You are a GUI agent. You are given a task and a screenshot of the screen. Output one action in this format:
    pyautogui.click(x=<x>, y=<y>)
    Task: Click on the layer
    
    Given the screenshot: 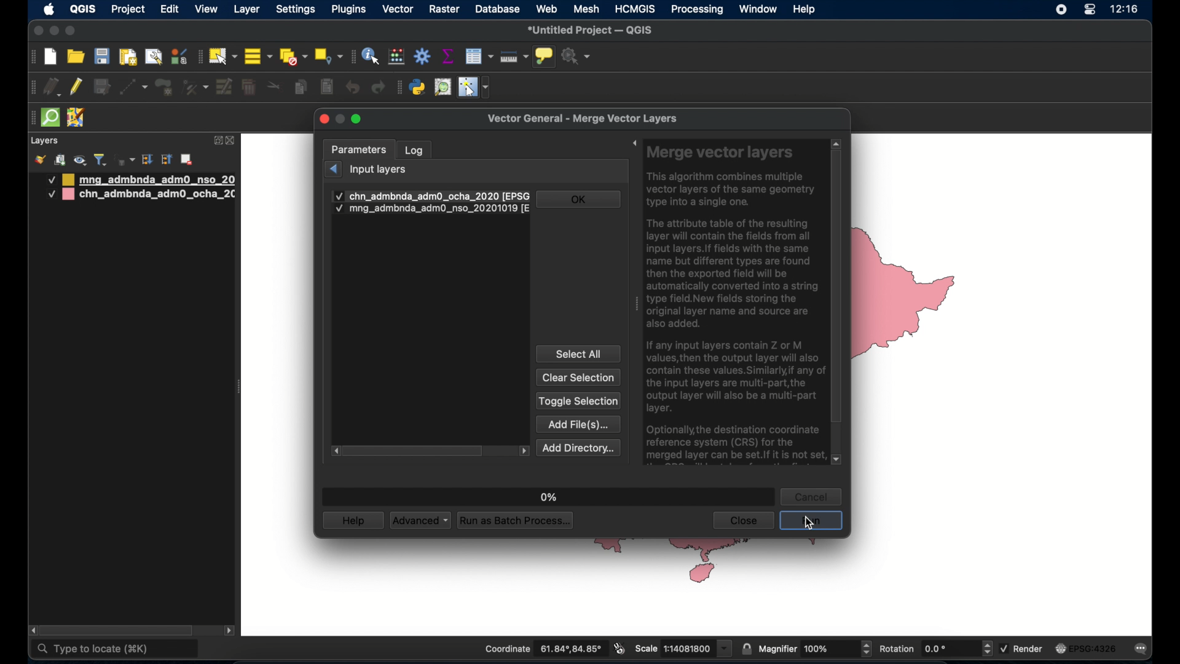 What is the action you would take?
    pyautogui.click(x=248, y=9)
    